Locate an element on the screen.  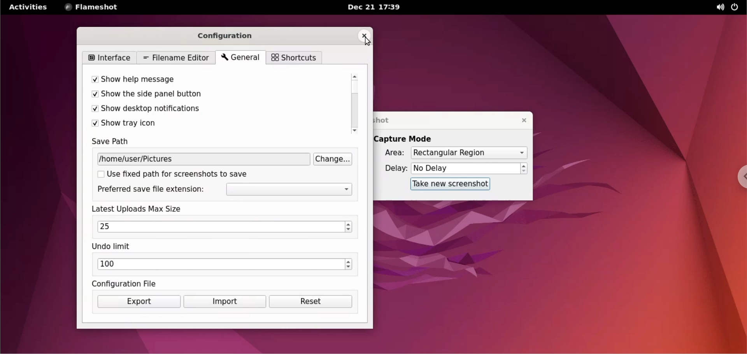
increment and decrement delay time is located at coordinates (524, 169).